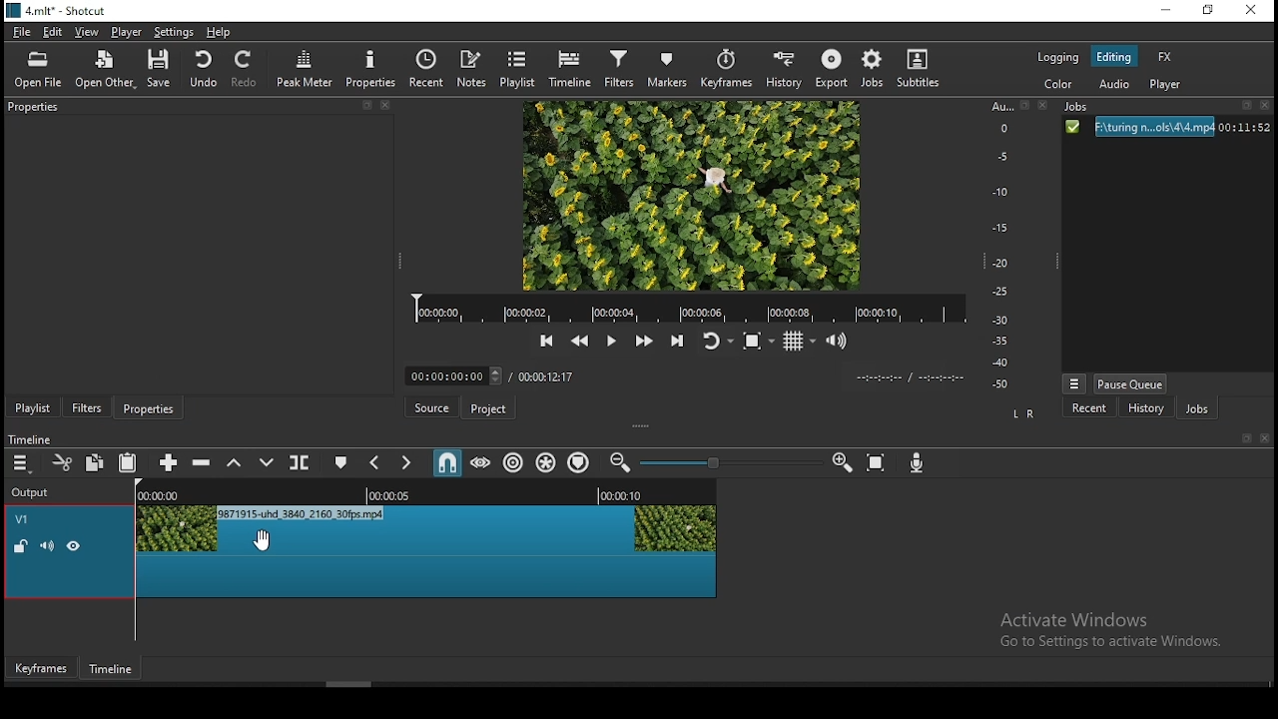  What do you see at coordinates (579, 342) in the screenshot?
I see `play quickly backwards` at bounding box center [579, 342].